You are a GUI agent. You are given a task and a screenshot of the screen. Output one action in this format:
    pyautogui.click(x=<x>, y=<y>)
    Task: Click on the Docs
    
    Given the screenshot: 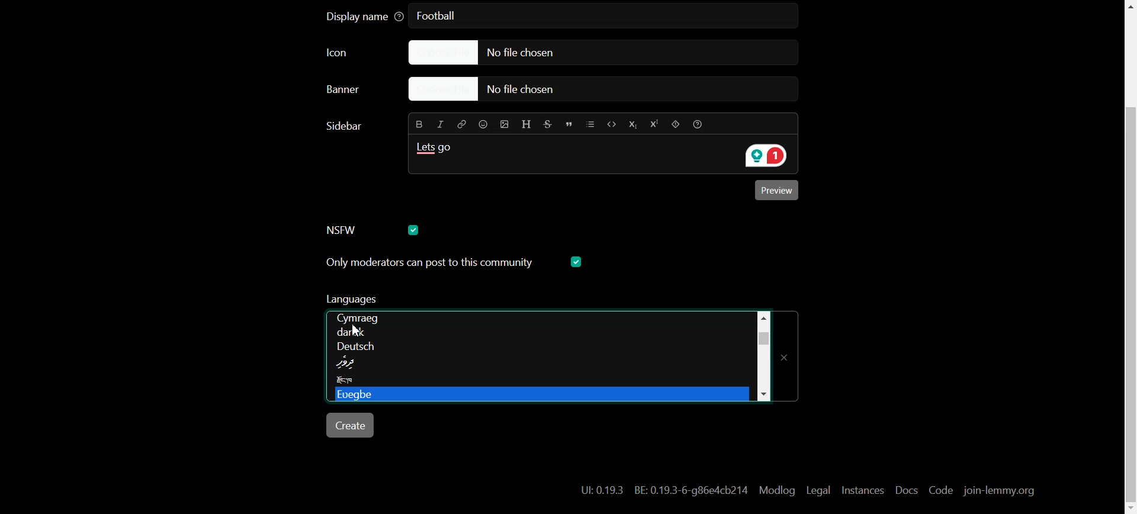 What is the action you would take?
    pyautogui.click(x=905, y=490)
    